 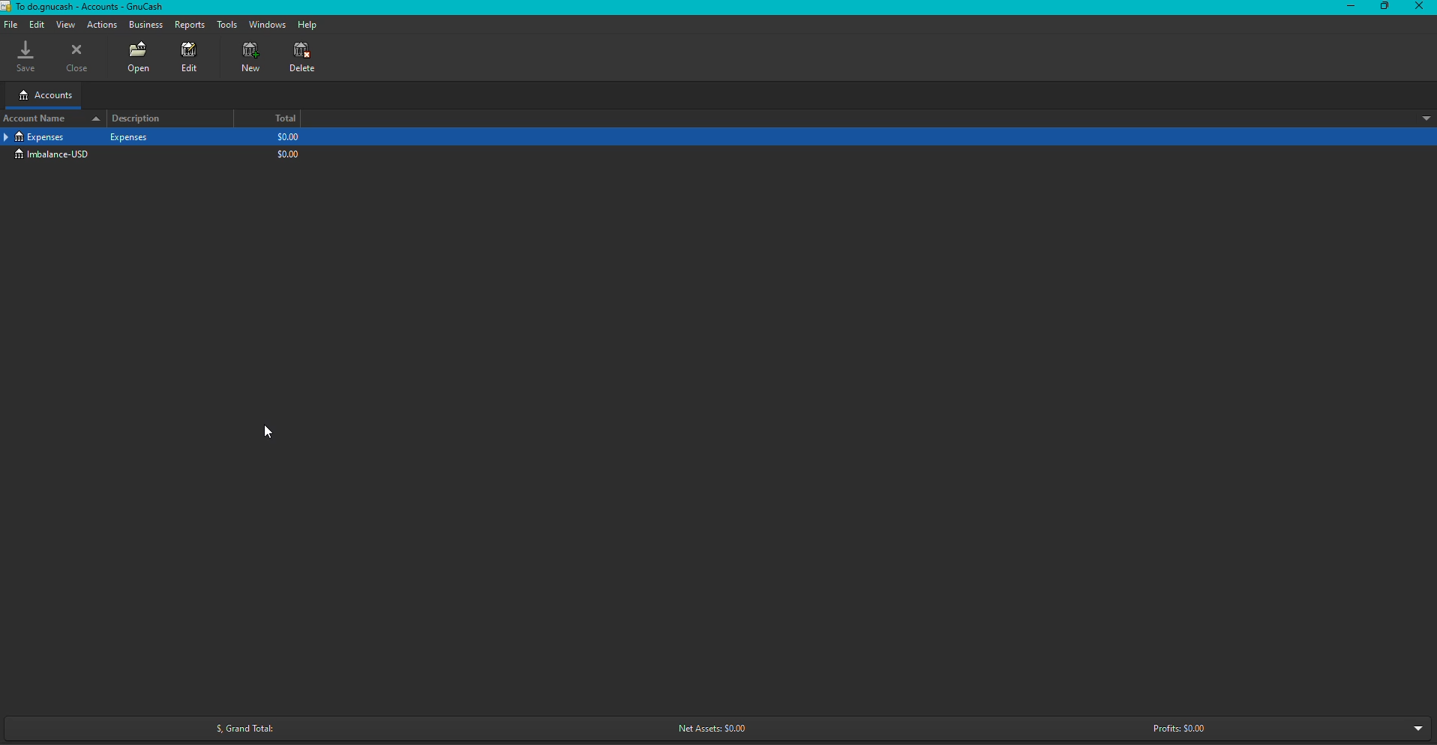 I want to click on Save, so click(x=22, y=58).